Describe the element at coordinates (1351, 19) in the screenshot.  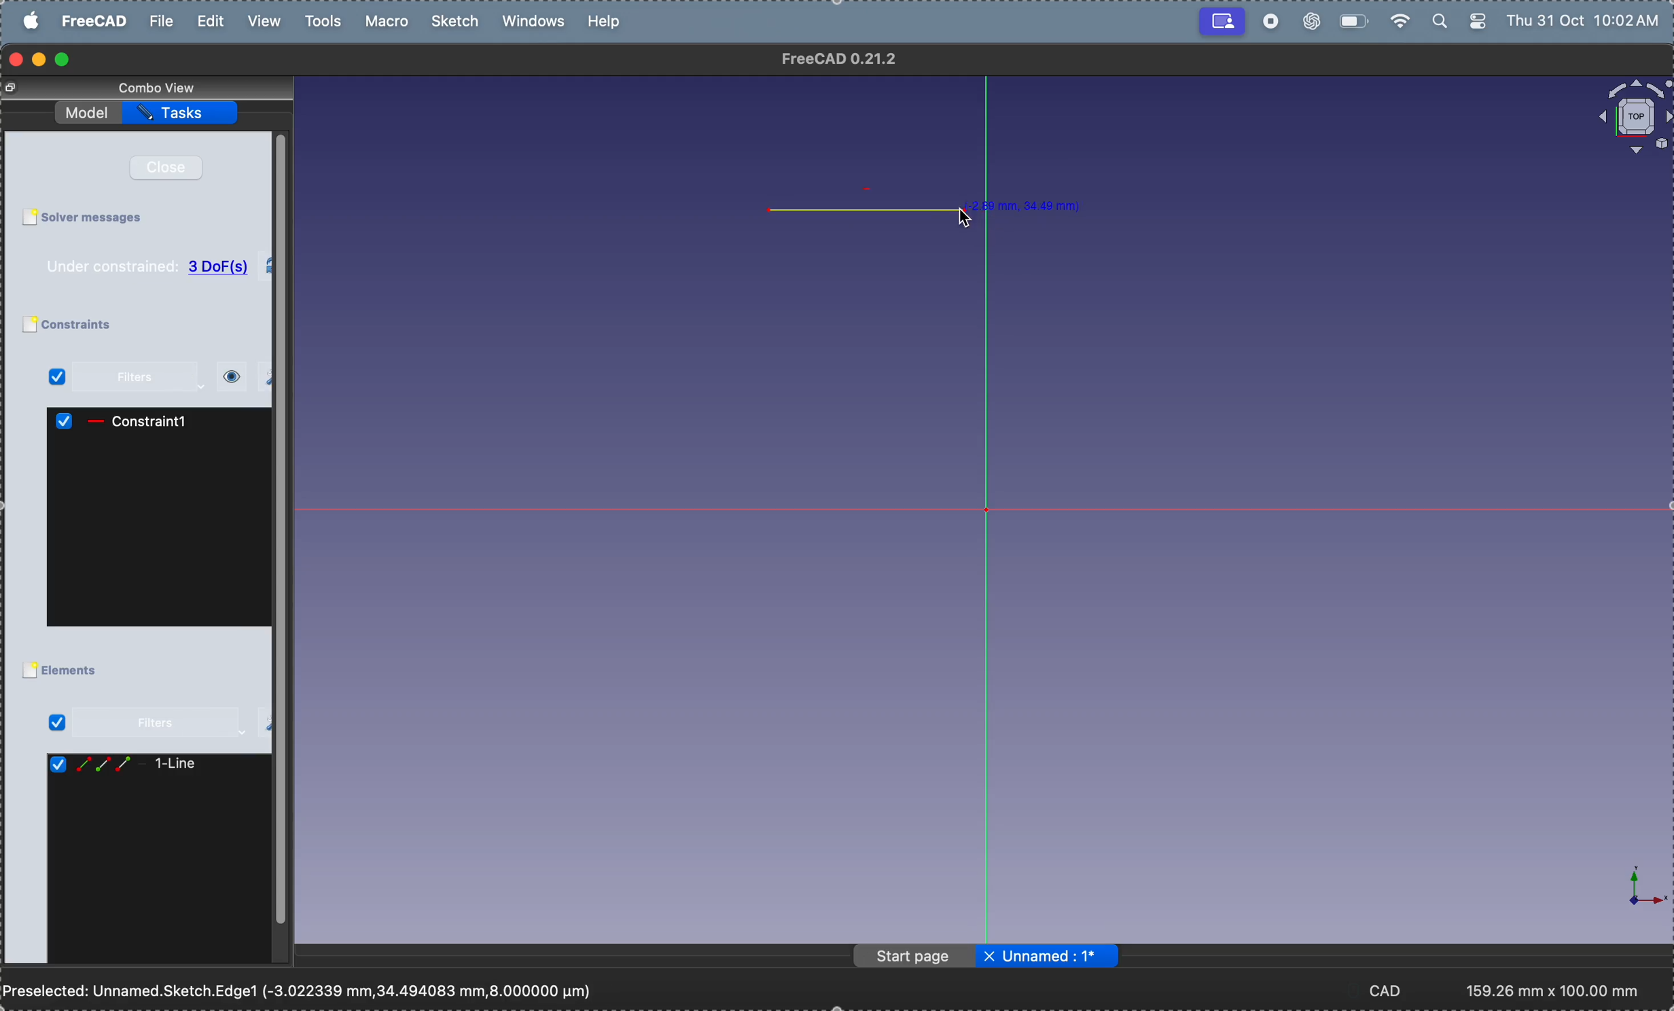
I see `battery` at that location.